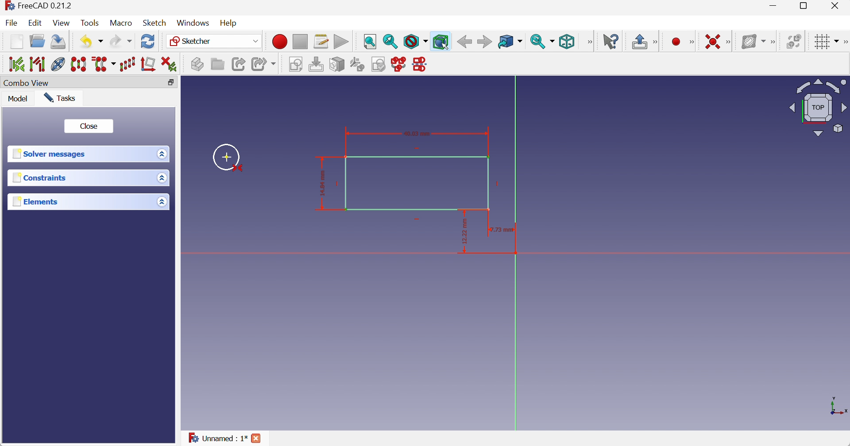  I want to click on constrain symmetrical, so click(239, 169).